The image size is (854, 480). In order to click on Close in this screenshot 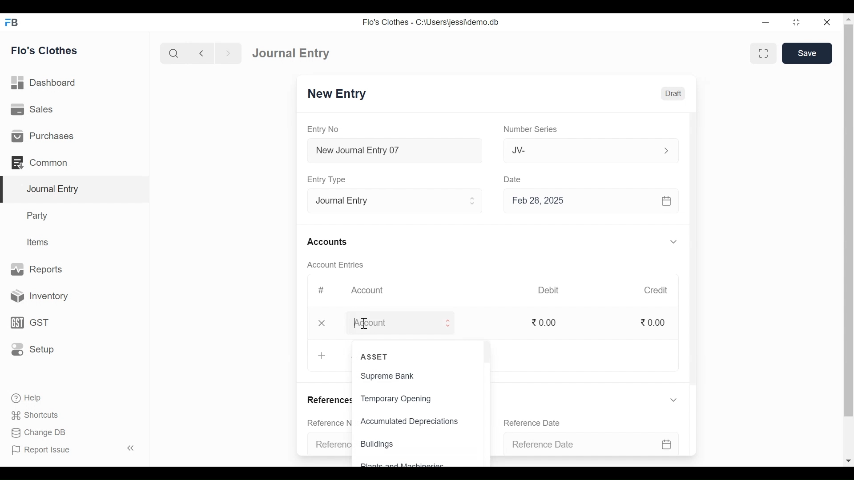, I will do `click(324, 324)`.